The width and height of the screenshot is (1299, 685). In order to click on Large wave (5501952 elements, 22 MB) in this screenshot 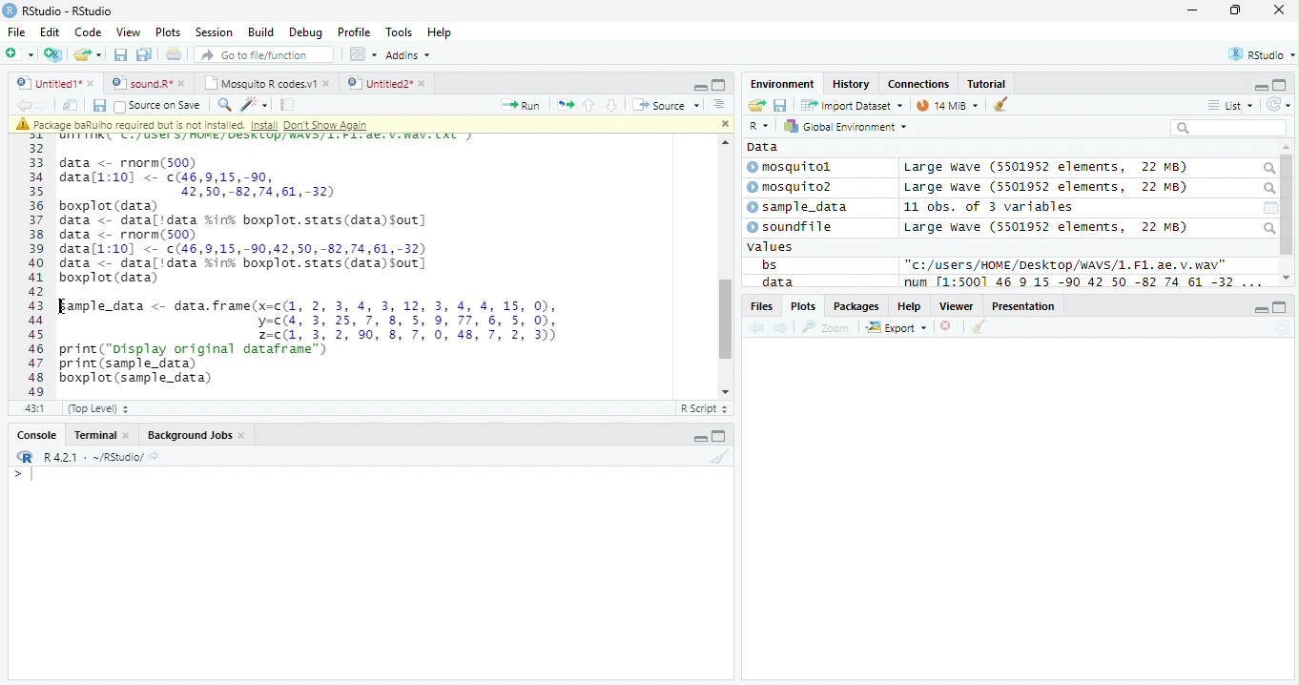, I will do `click(1045, 227)`.